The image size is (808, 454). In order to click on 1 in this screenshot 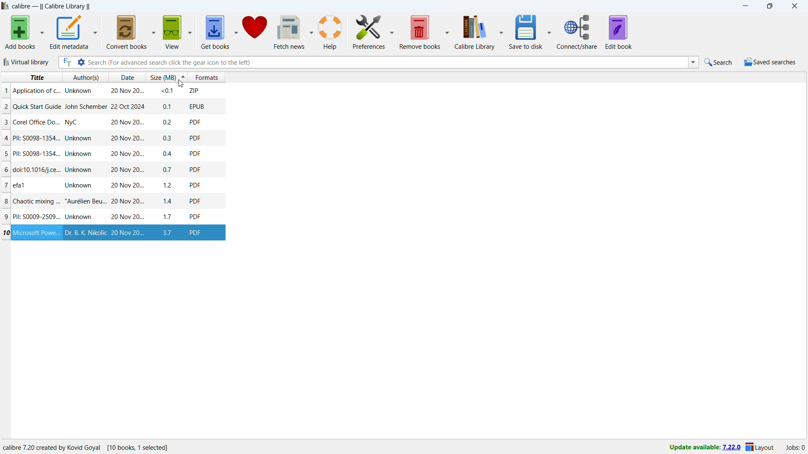, I will do `click(5, 91)`.